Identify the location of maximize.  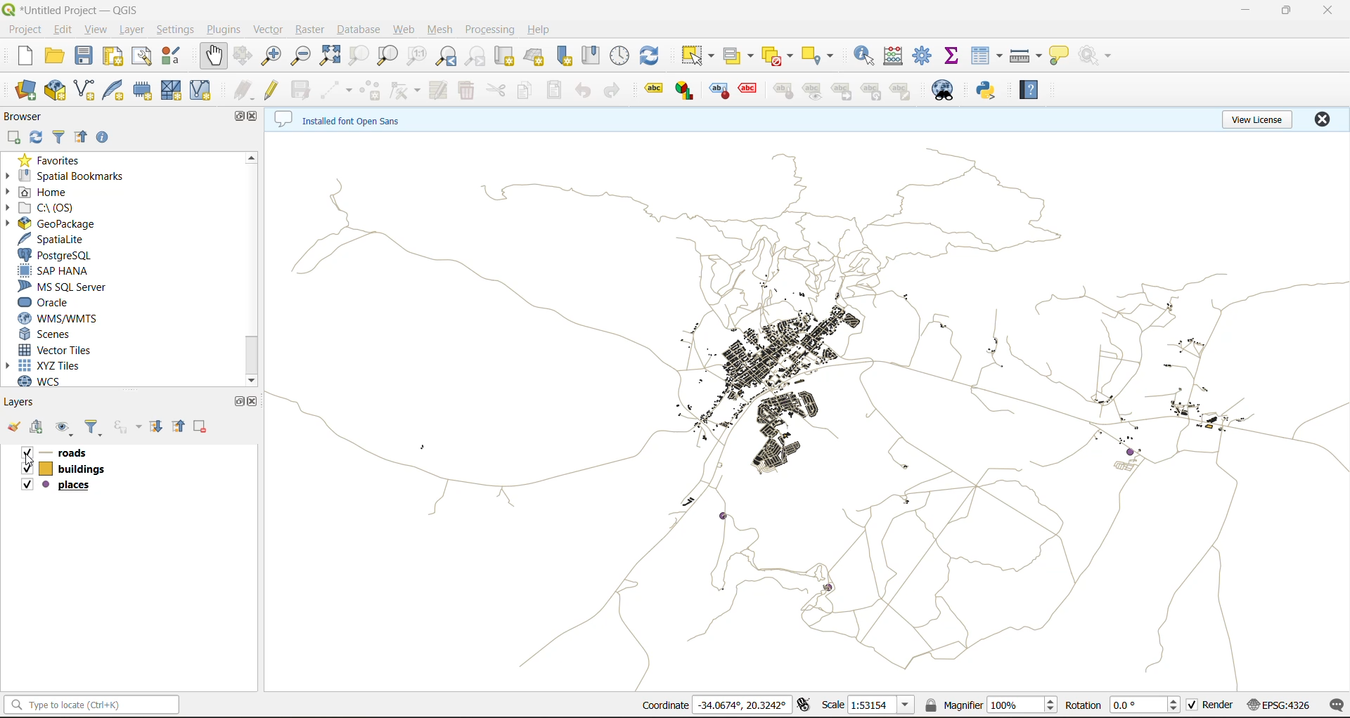
(241, 118).